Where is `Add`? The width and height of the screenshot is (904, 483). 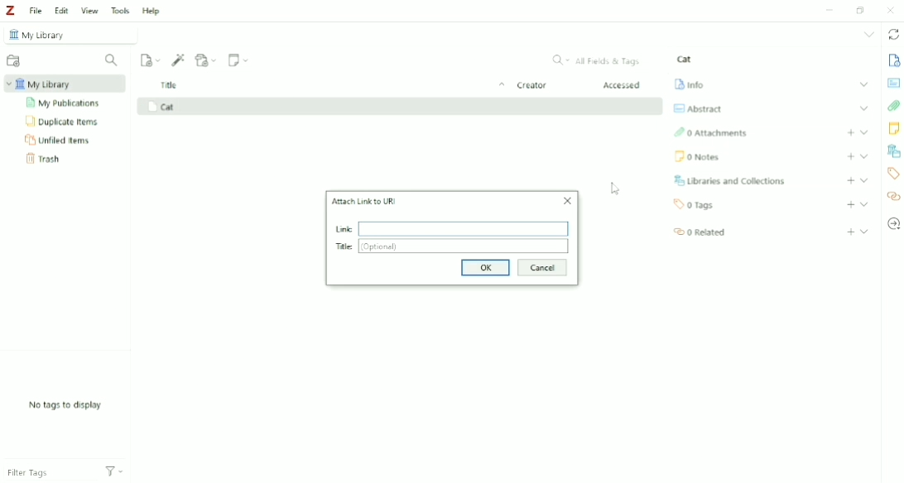
Add is located at coordinates (851, 132).